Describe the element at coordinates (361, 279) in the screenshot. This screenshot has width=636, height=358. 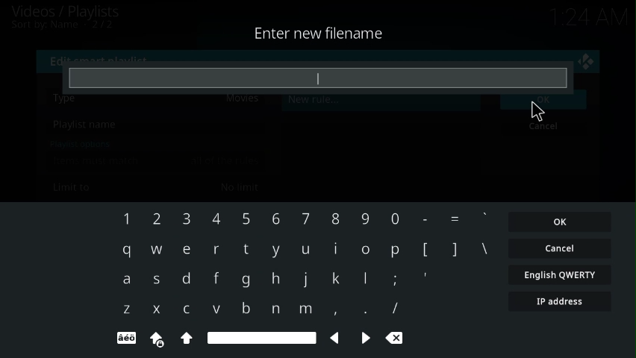
I see `l` at that location.